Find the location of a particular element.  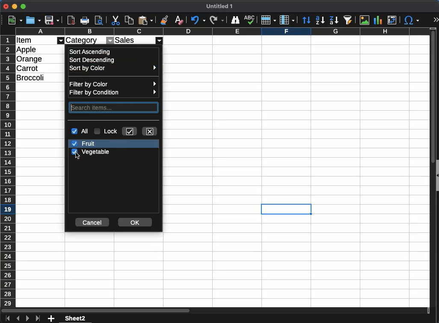

all is located at coordinates (81, 131).